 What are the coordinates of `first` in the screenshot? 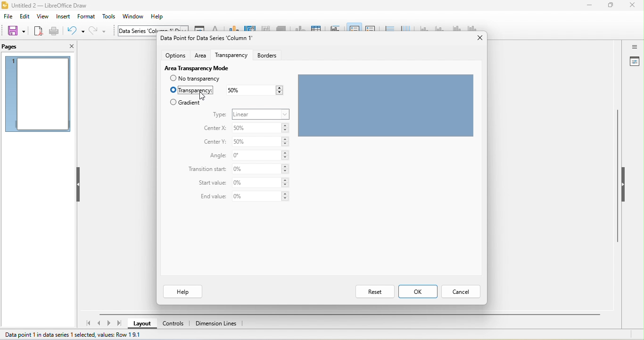 It's located at (87, 324).